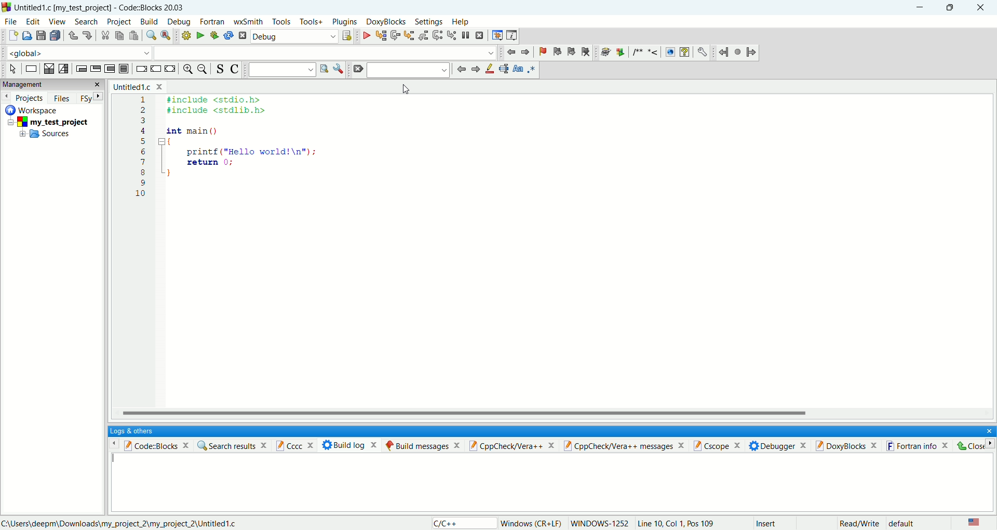 This screenshot has height=530, width=997. What do you see at coordinates (980, 8) in the screenshot?
I see `close` at bounding box center [980, 8].